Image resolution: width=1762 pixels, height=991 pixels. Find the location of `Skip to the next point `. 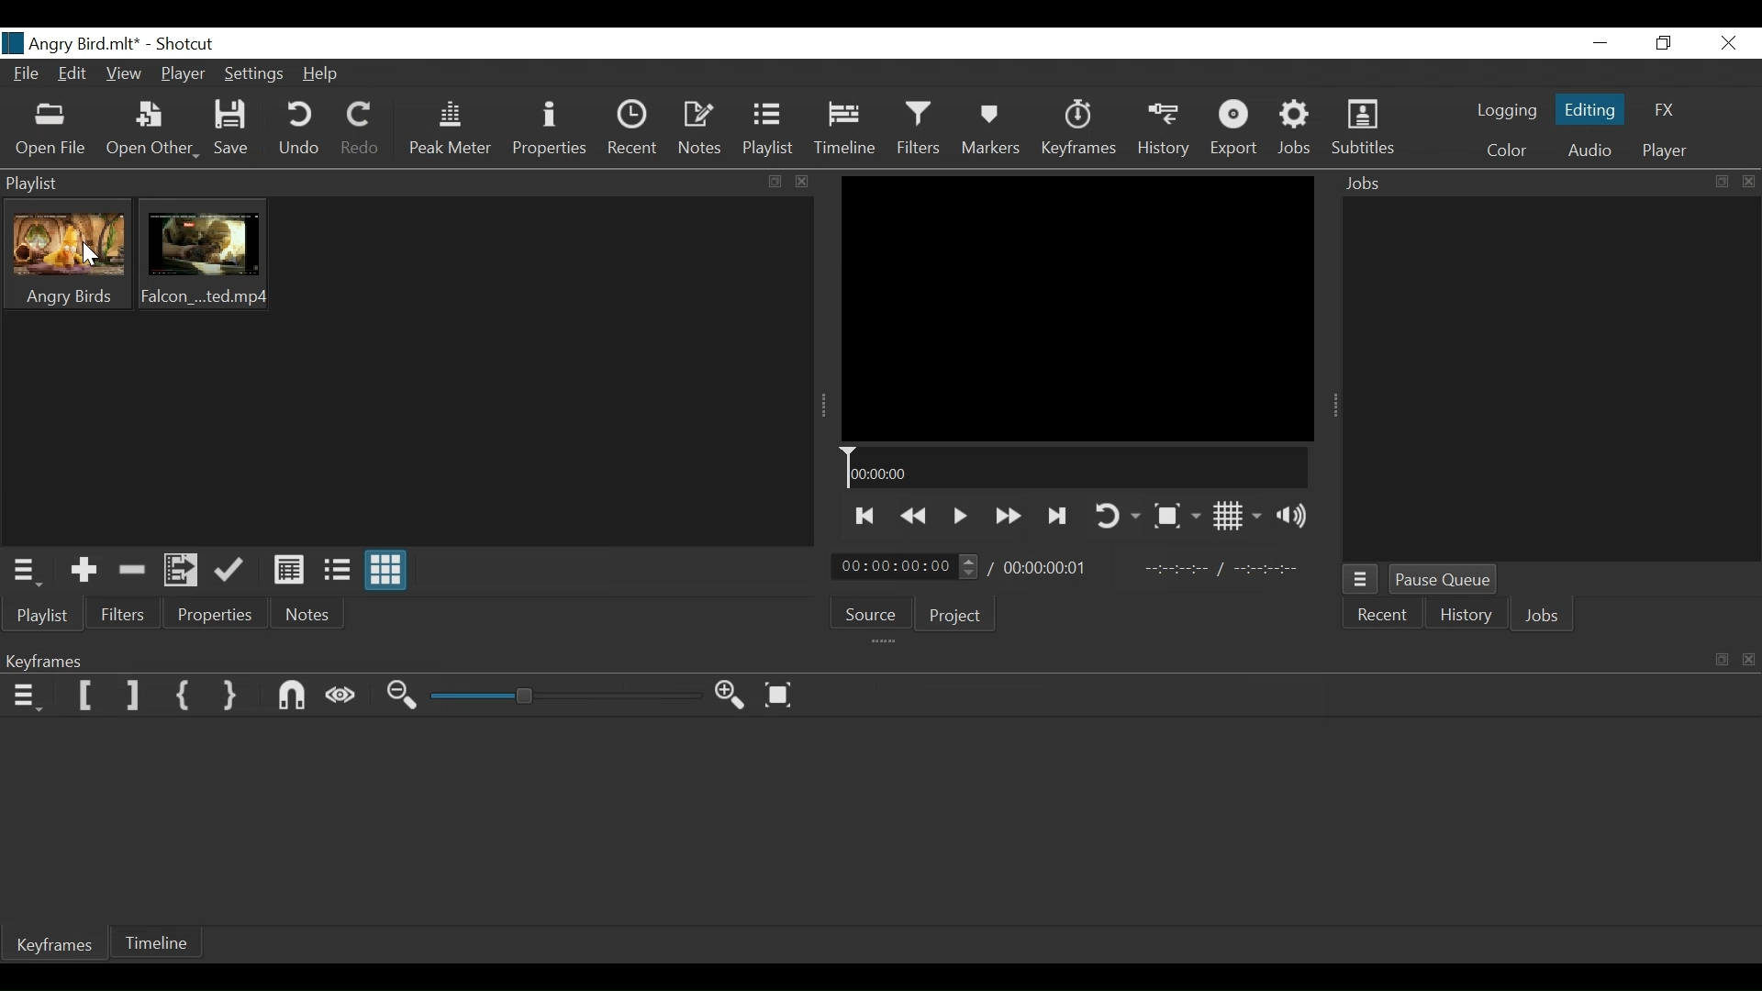

Skip to the next point  is located at coordinates (1059, 516).